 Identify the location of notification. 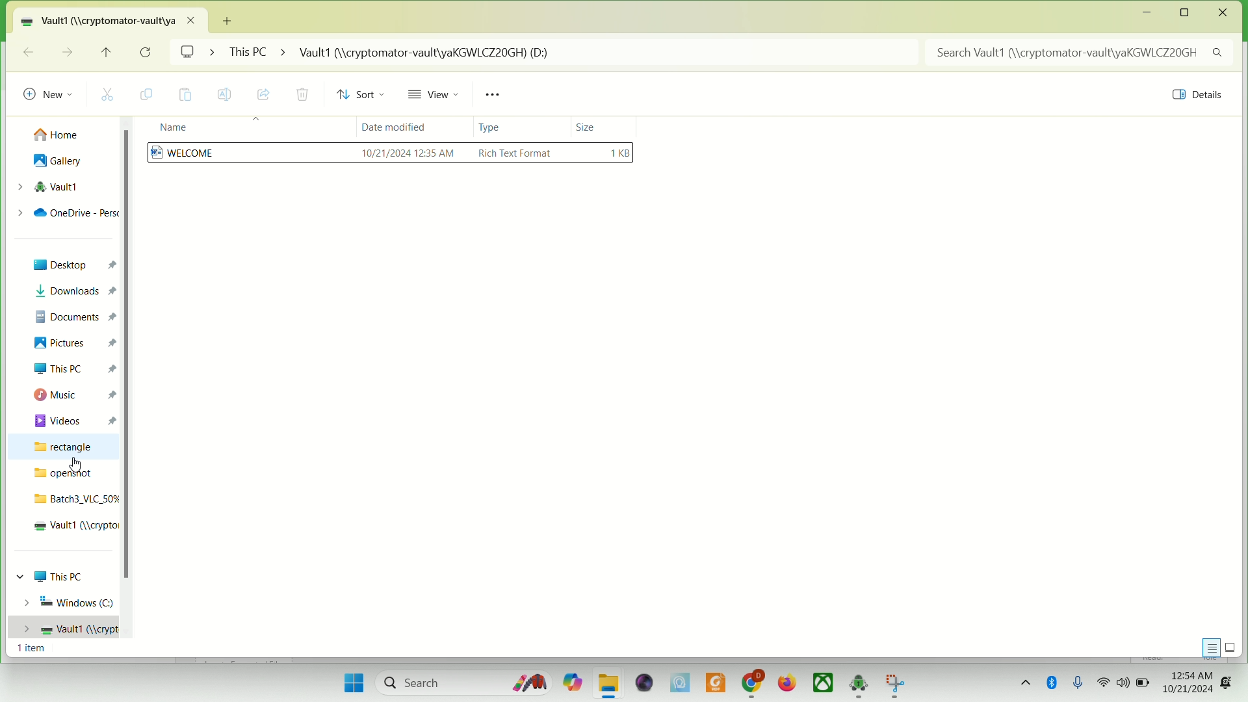
(1228, 684).